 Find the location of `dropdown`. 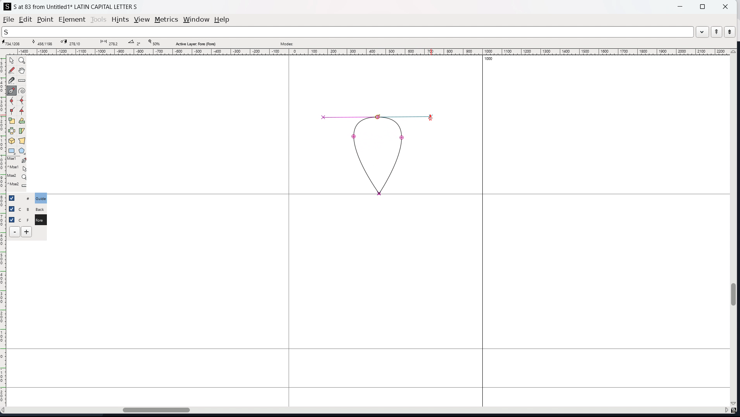

dropdown is located at coordinates (702, 31).